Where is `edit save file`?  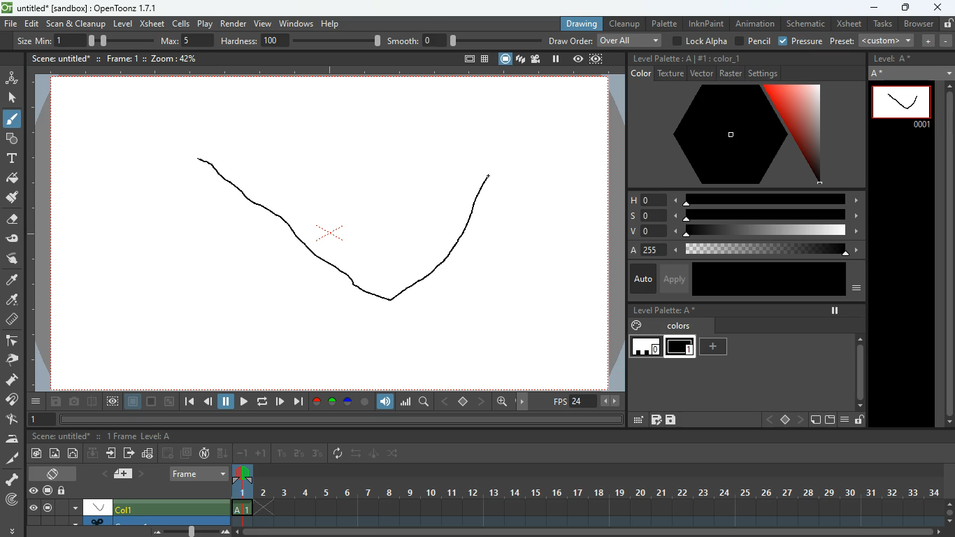 edit save file is located at coordinates (656, 420).